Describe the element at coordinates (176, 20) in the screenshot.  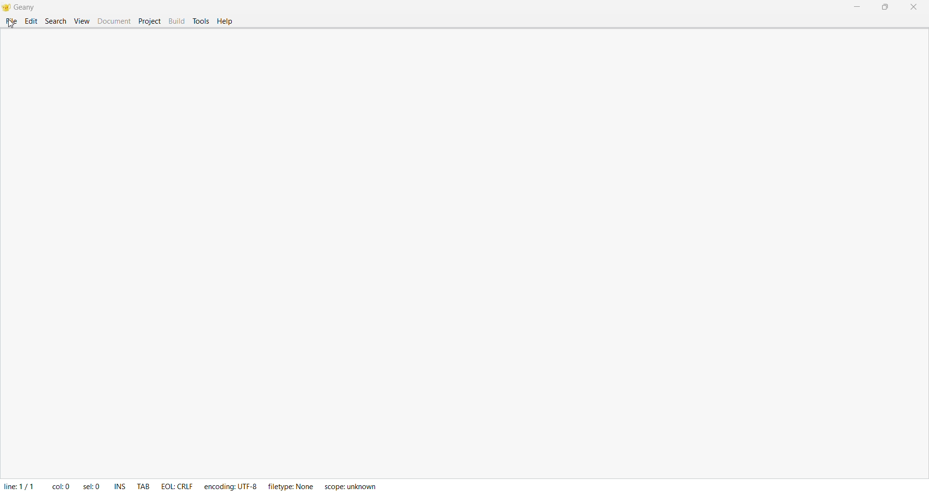
I see `Build` at that location.